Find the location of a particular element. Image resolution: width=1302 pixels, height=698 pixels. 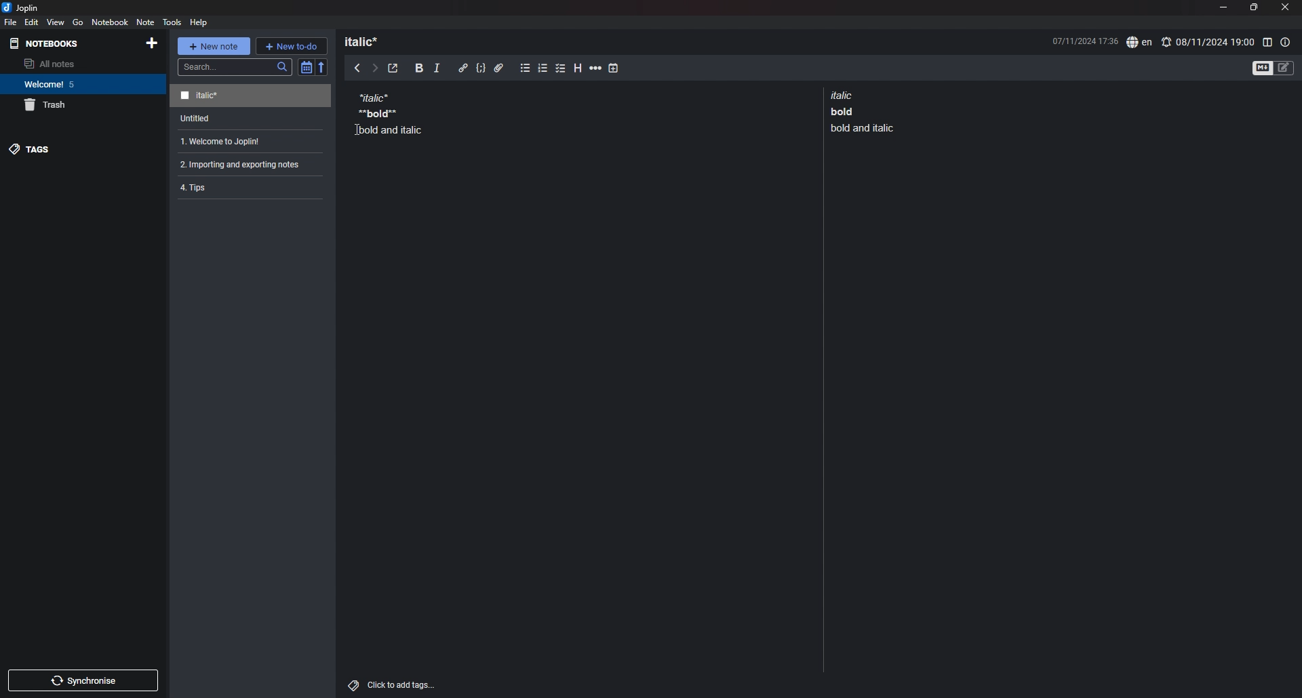

note is located at coordinates (391, 112).